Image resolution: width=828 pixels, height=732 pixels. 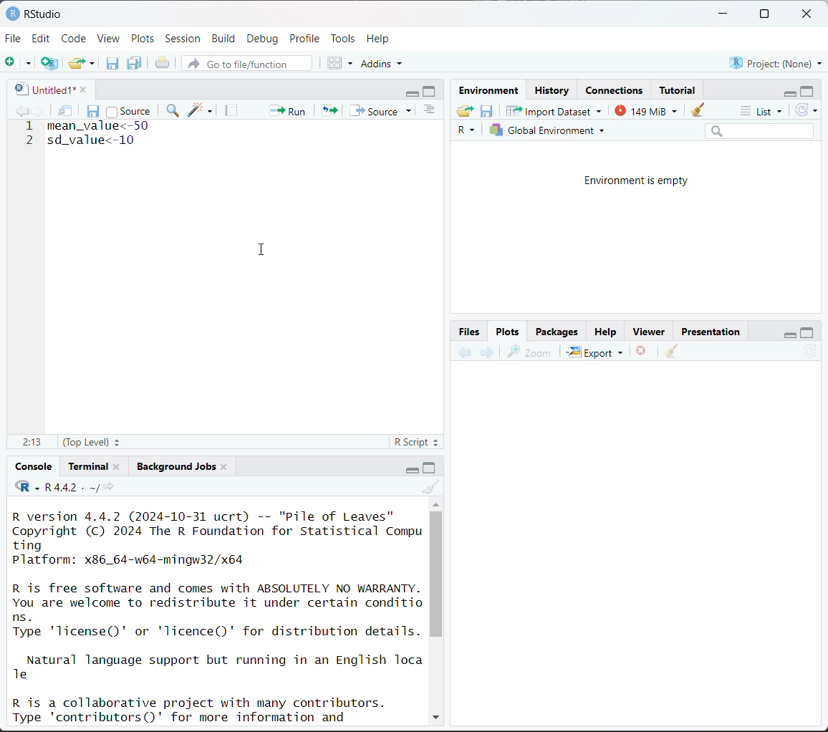 What do you see at coordinates (807, 332) in the screenshot?
I see `maximize` at bounding box center [807, 332].